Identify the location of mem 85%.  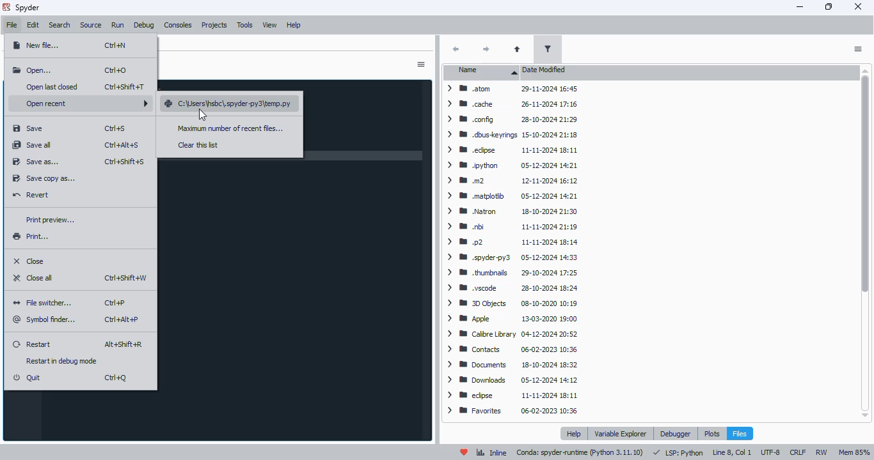
(854, 452).